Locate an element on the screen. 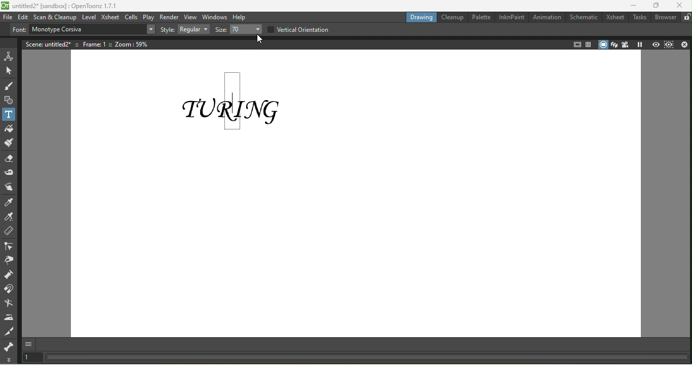 The height and width of the screenshot is (365, 692). Drop down is located at coordinates (245, 30).